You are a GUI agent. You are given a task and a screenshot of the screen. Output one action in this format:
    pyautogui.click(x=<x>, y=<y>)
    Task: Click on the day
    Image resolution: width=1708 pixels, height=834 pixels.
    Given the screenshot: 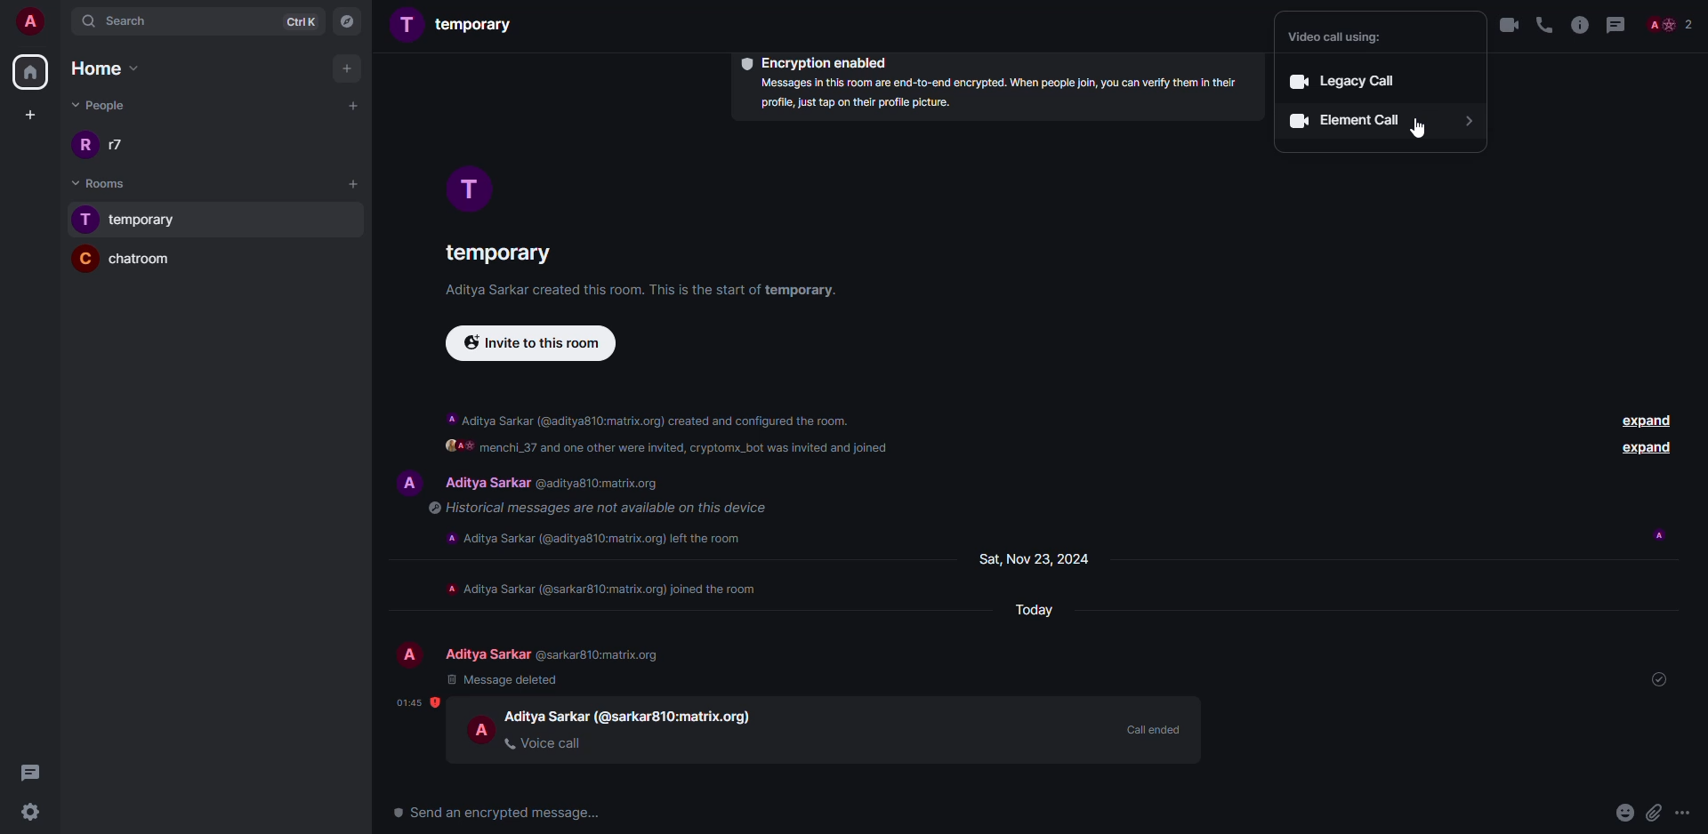 What is the action you would take?
    pyautogui.click(x=1029, y=609)
    